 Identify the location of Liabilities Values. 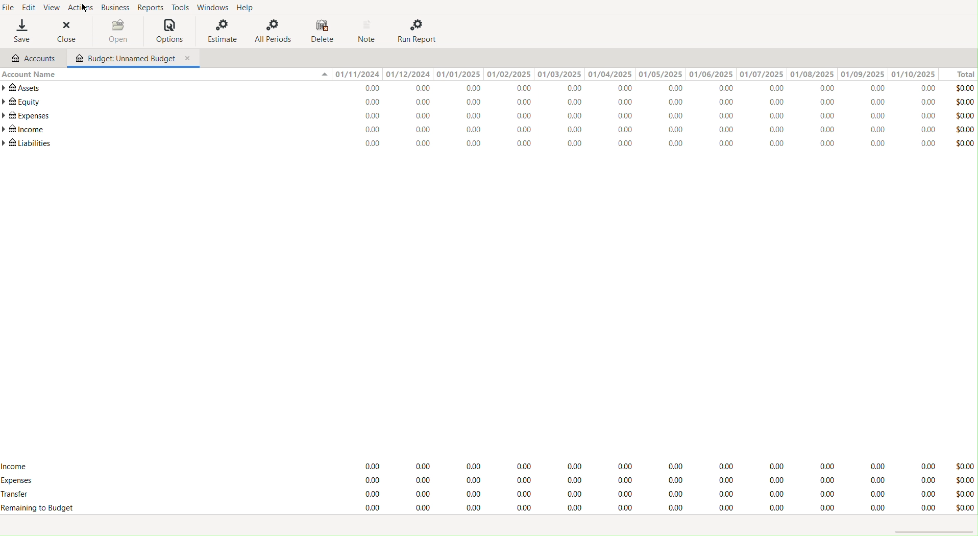
(648, 144).